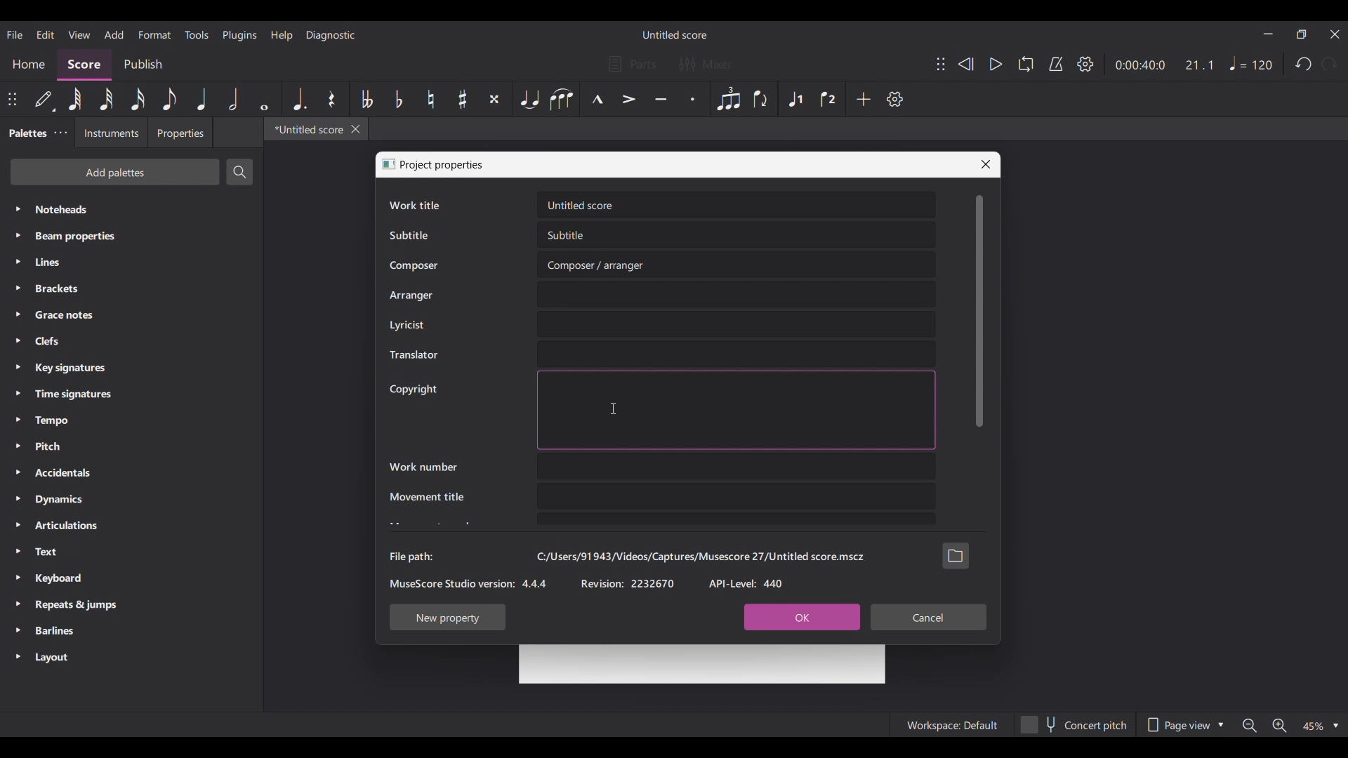 The height and width of the screenshot is (758, 1348). Describe the element at coordinates (1252, 63) in the screenshot. I see `Tempo` at that location.